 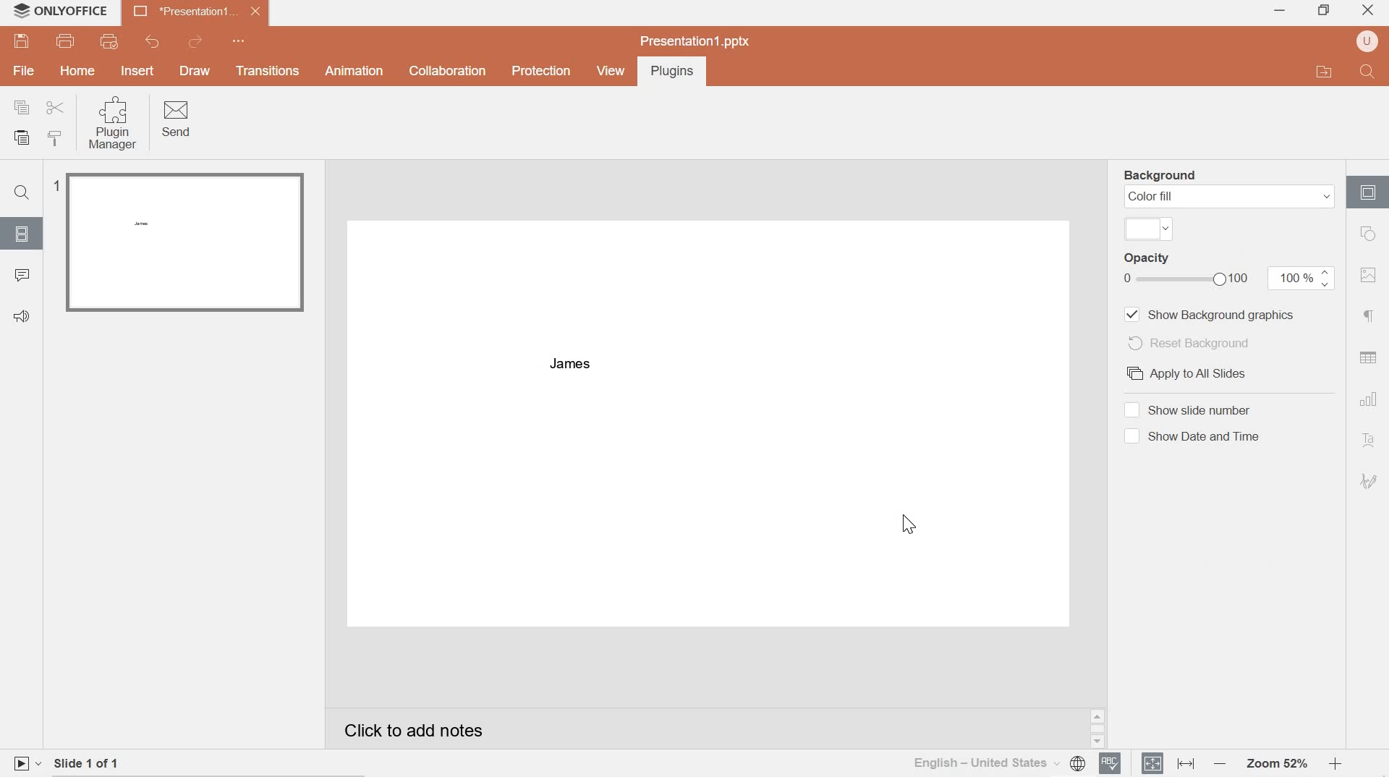 What do you see at coordinates (1323, 9) in the screenshot?
I see `restore down` at bounding box center [1323, 9].